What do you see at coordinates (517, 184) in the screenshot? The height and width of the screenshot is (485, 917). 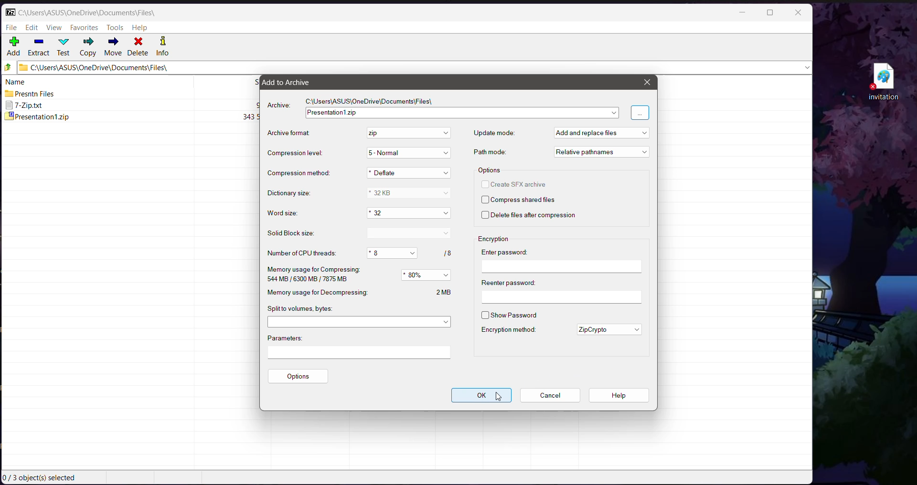 I see `Create SFX archive - click to enable/disable` at bounding box center [517, 184].